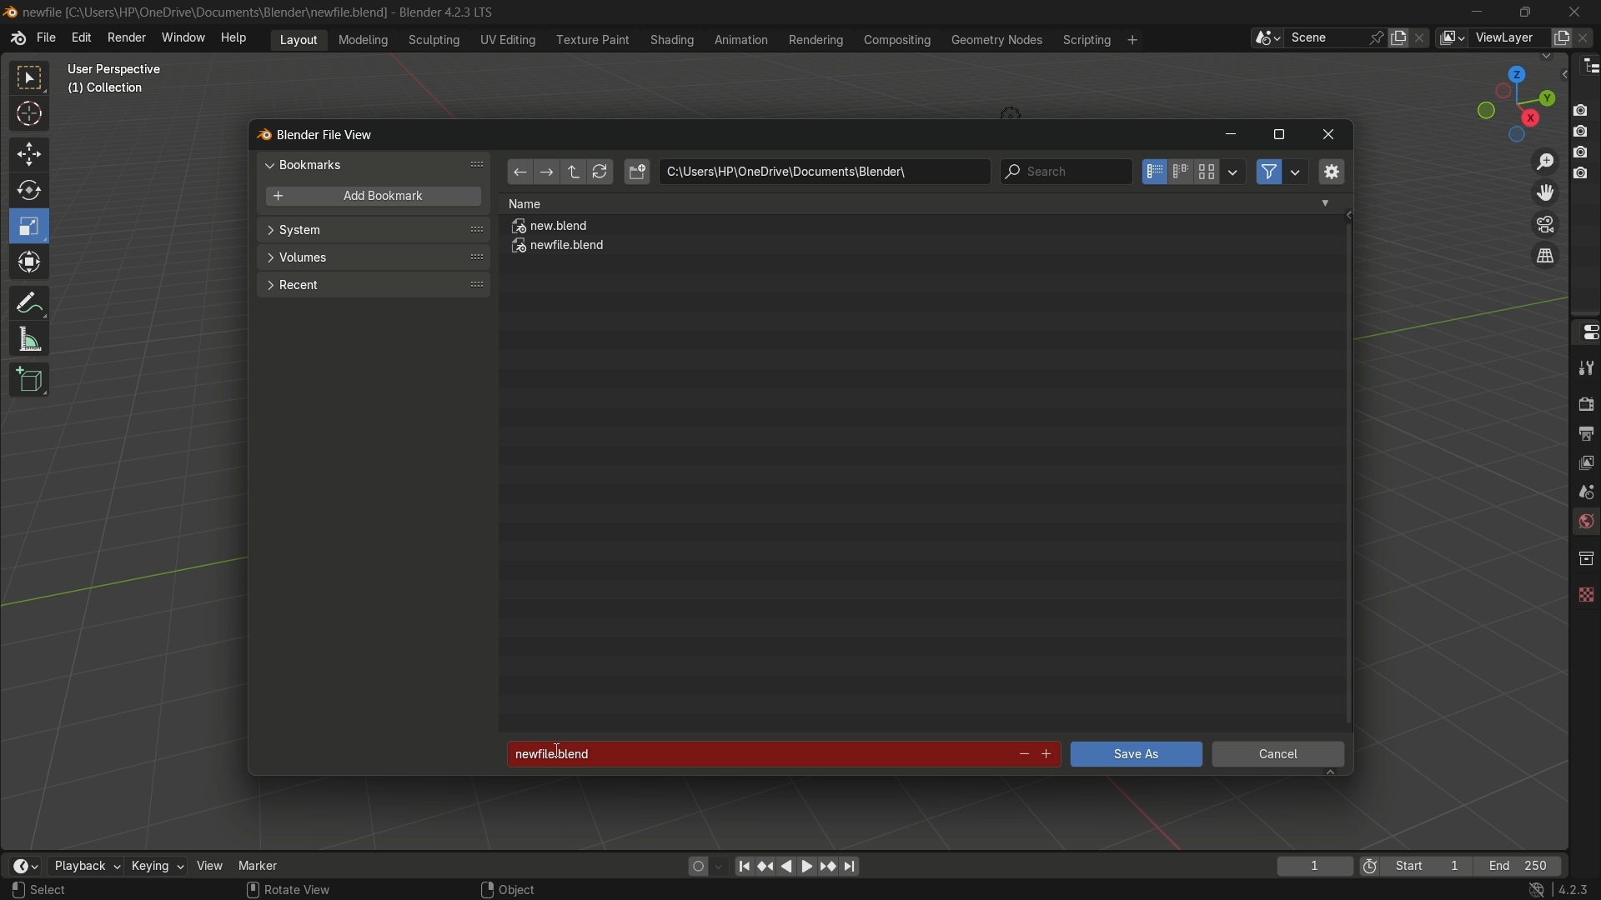 The width and height of the screenshot is (1601, 900). Describe the element at coordinates (271, 864) in the screenshot. I see `marker` at that location.